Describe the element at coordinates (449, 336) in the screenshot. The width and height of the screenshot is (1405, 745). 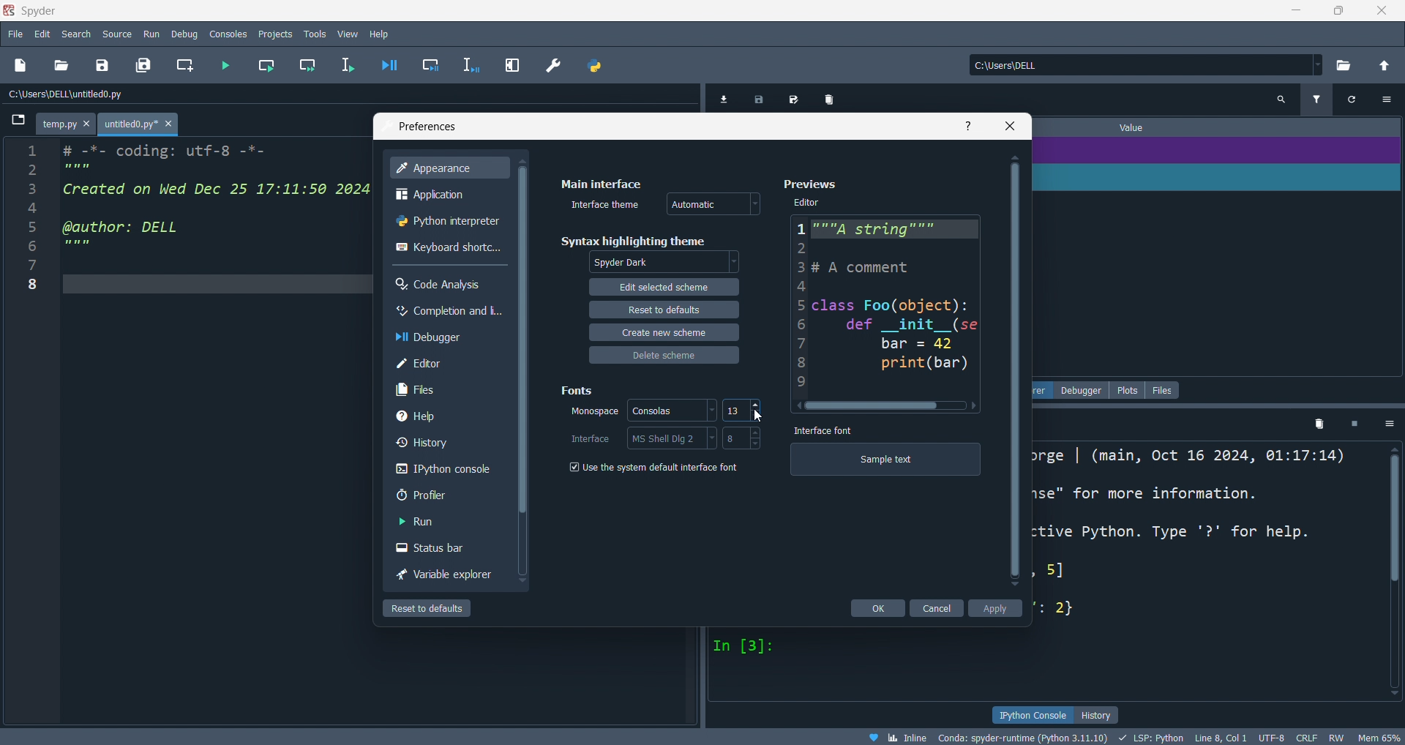
I see `debugger` at that location.